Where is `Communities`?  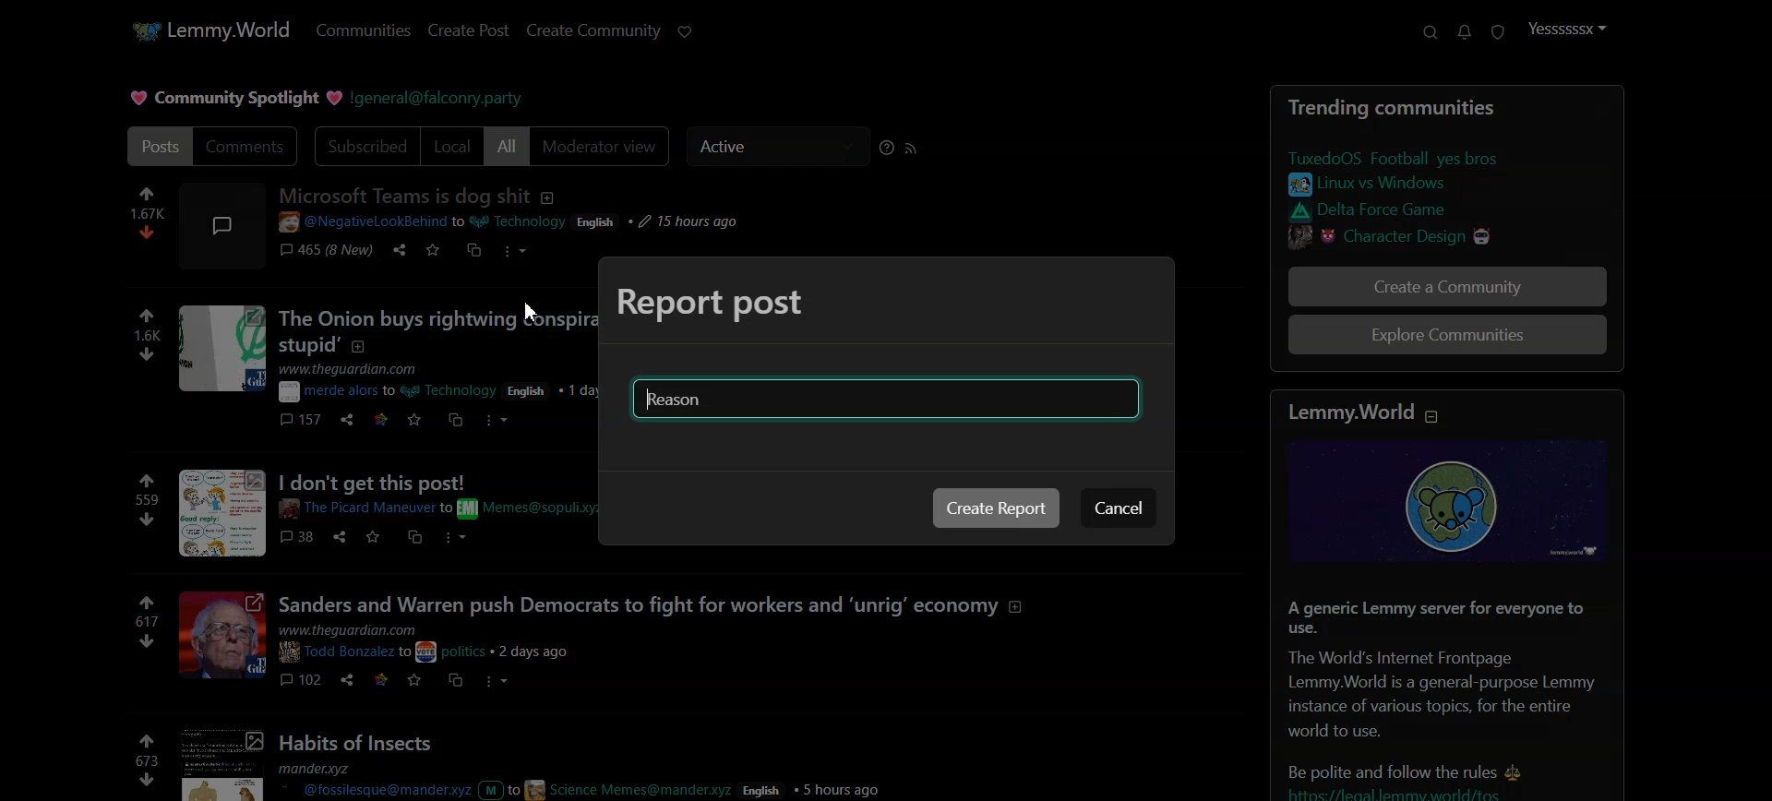 Communities is located at coordinates (364, 30).